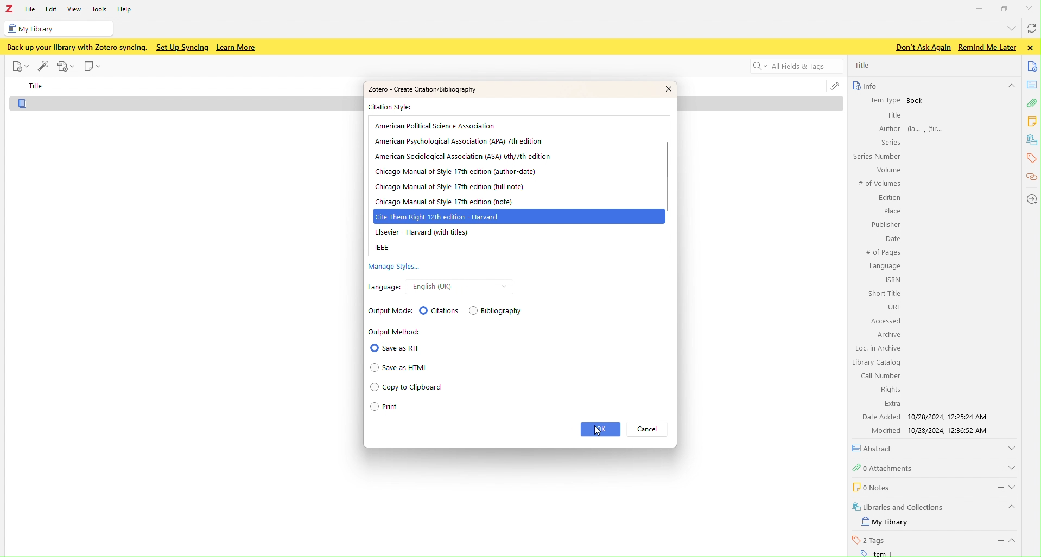  Describe the element at coordinates (876, 157) in the screenshot. I see `Series Number` at that location.